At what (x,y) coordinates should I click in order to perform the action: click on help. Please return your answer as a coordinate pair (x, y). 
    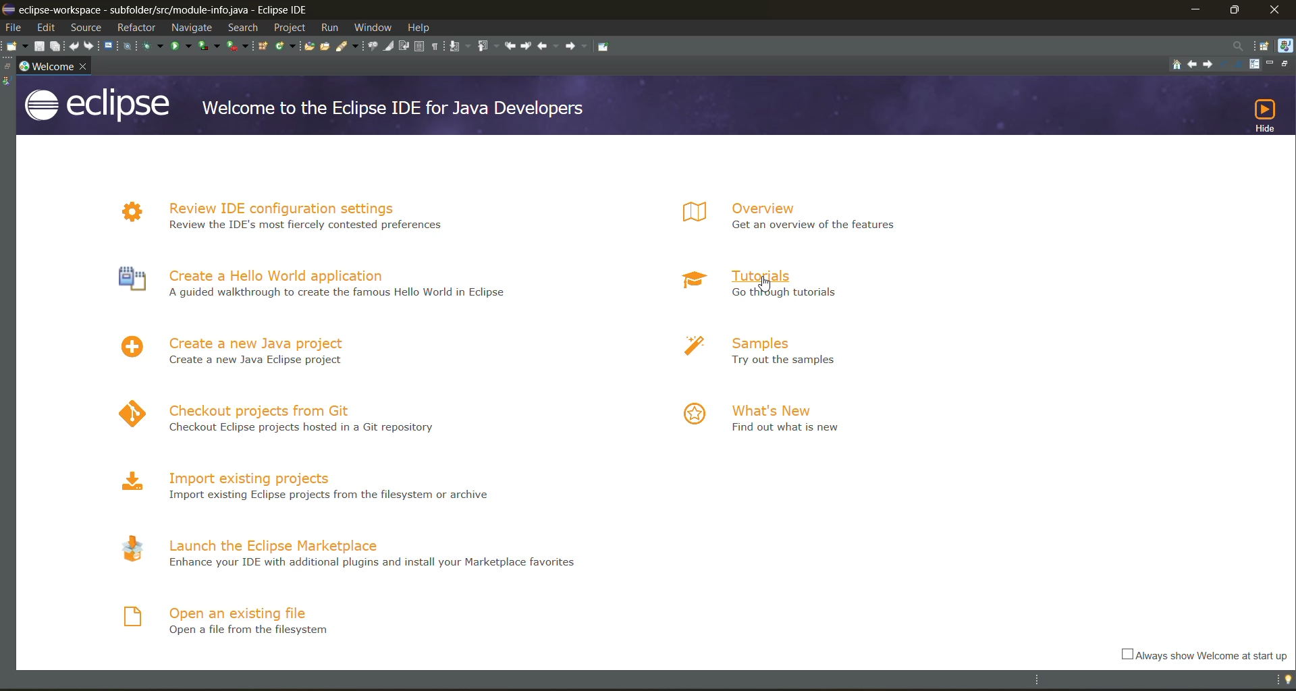
    Looking at the image, I should click on (423, 27).